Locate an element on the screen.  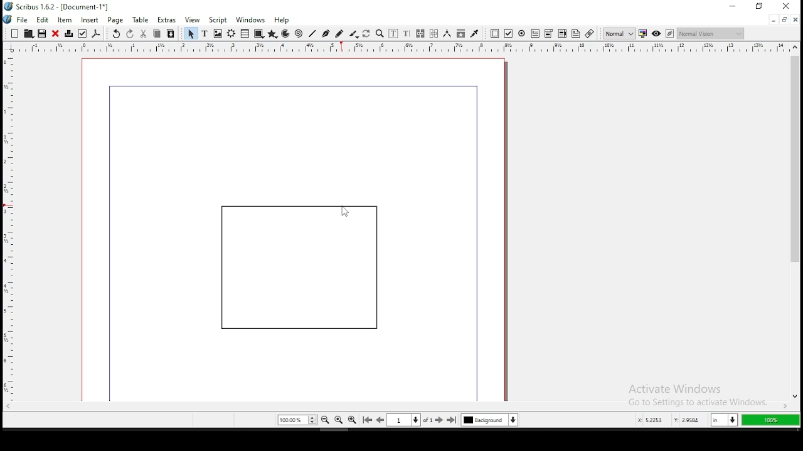
link annotation is located at coordinates (589, 33).